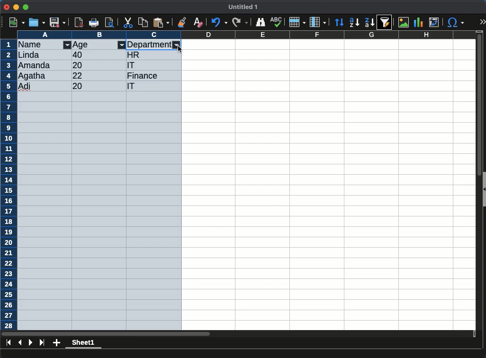 This screenshot has height=358, width=486. Describe the element at coordinates (134, 54) in the screenshot. I see `hr` at that location.